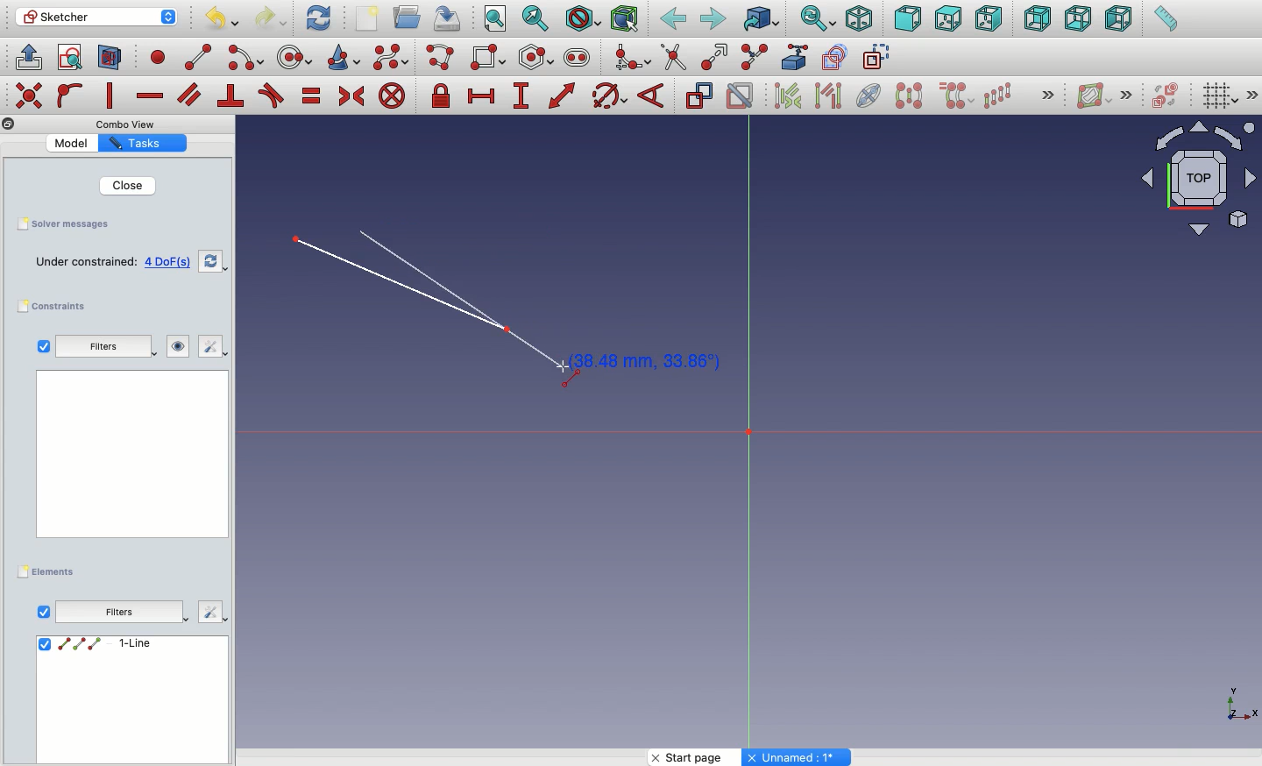 Image resolution: width=1262 pixels, height=766 pixels. Describe the element at coordinates (791, 96) in the screenshot. I see `Associated constraints` at that location.